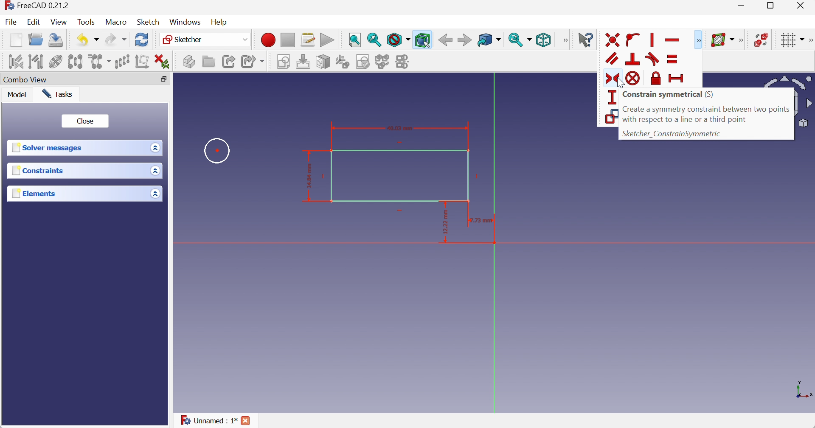 This screenshot has height=428, width=815. I want to click on Toggle driving/reference constraint, so click(610, 116).